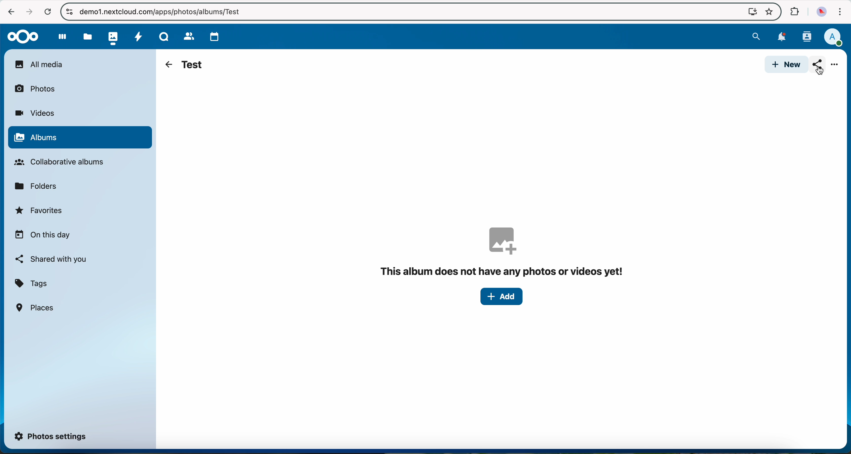  What do you see at coordinates (69, 11) in the screenshot?
I see `controls` at bounding box center [69, 11].